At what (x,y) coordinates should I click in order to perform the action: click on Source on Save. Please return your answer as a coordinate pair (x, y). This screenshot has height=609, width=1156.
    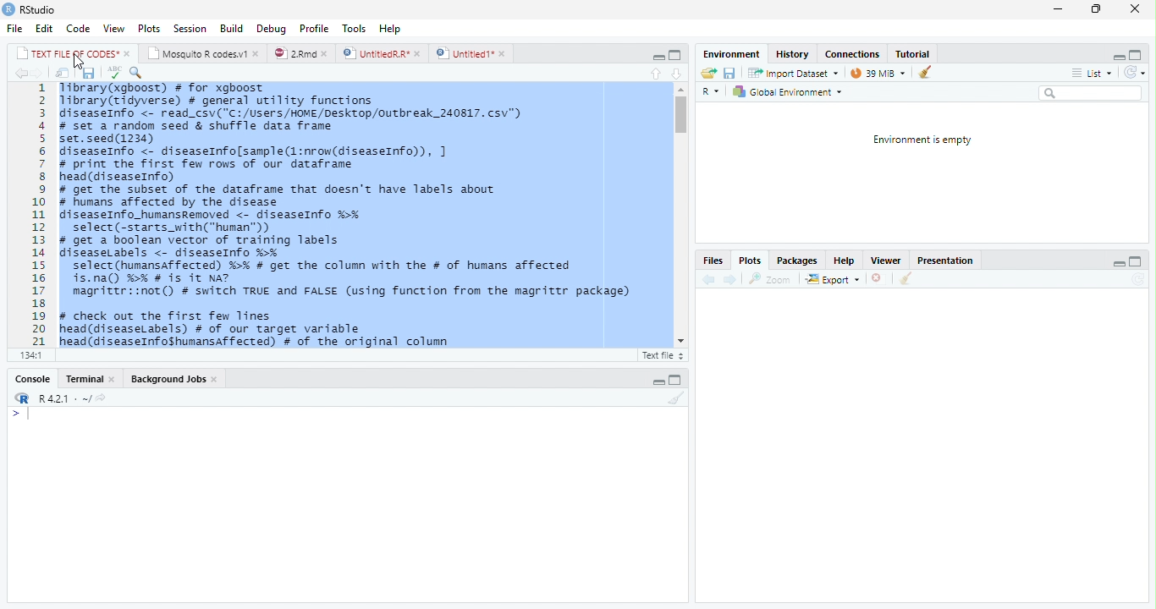
    Looking at the image, I should click on (139, 74).